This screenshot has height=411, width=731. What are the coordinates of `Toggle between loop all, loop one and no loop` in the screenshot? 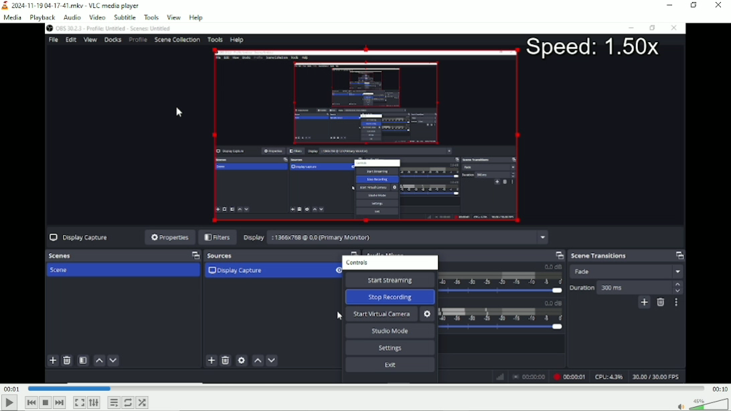 It's located at (128, 403).